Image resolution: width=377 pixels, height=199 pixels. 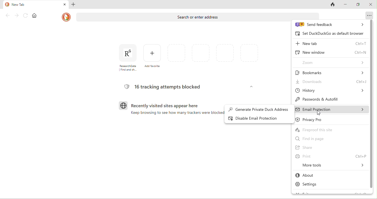 I want to click on maximize, so click(x=359, y=5).